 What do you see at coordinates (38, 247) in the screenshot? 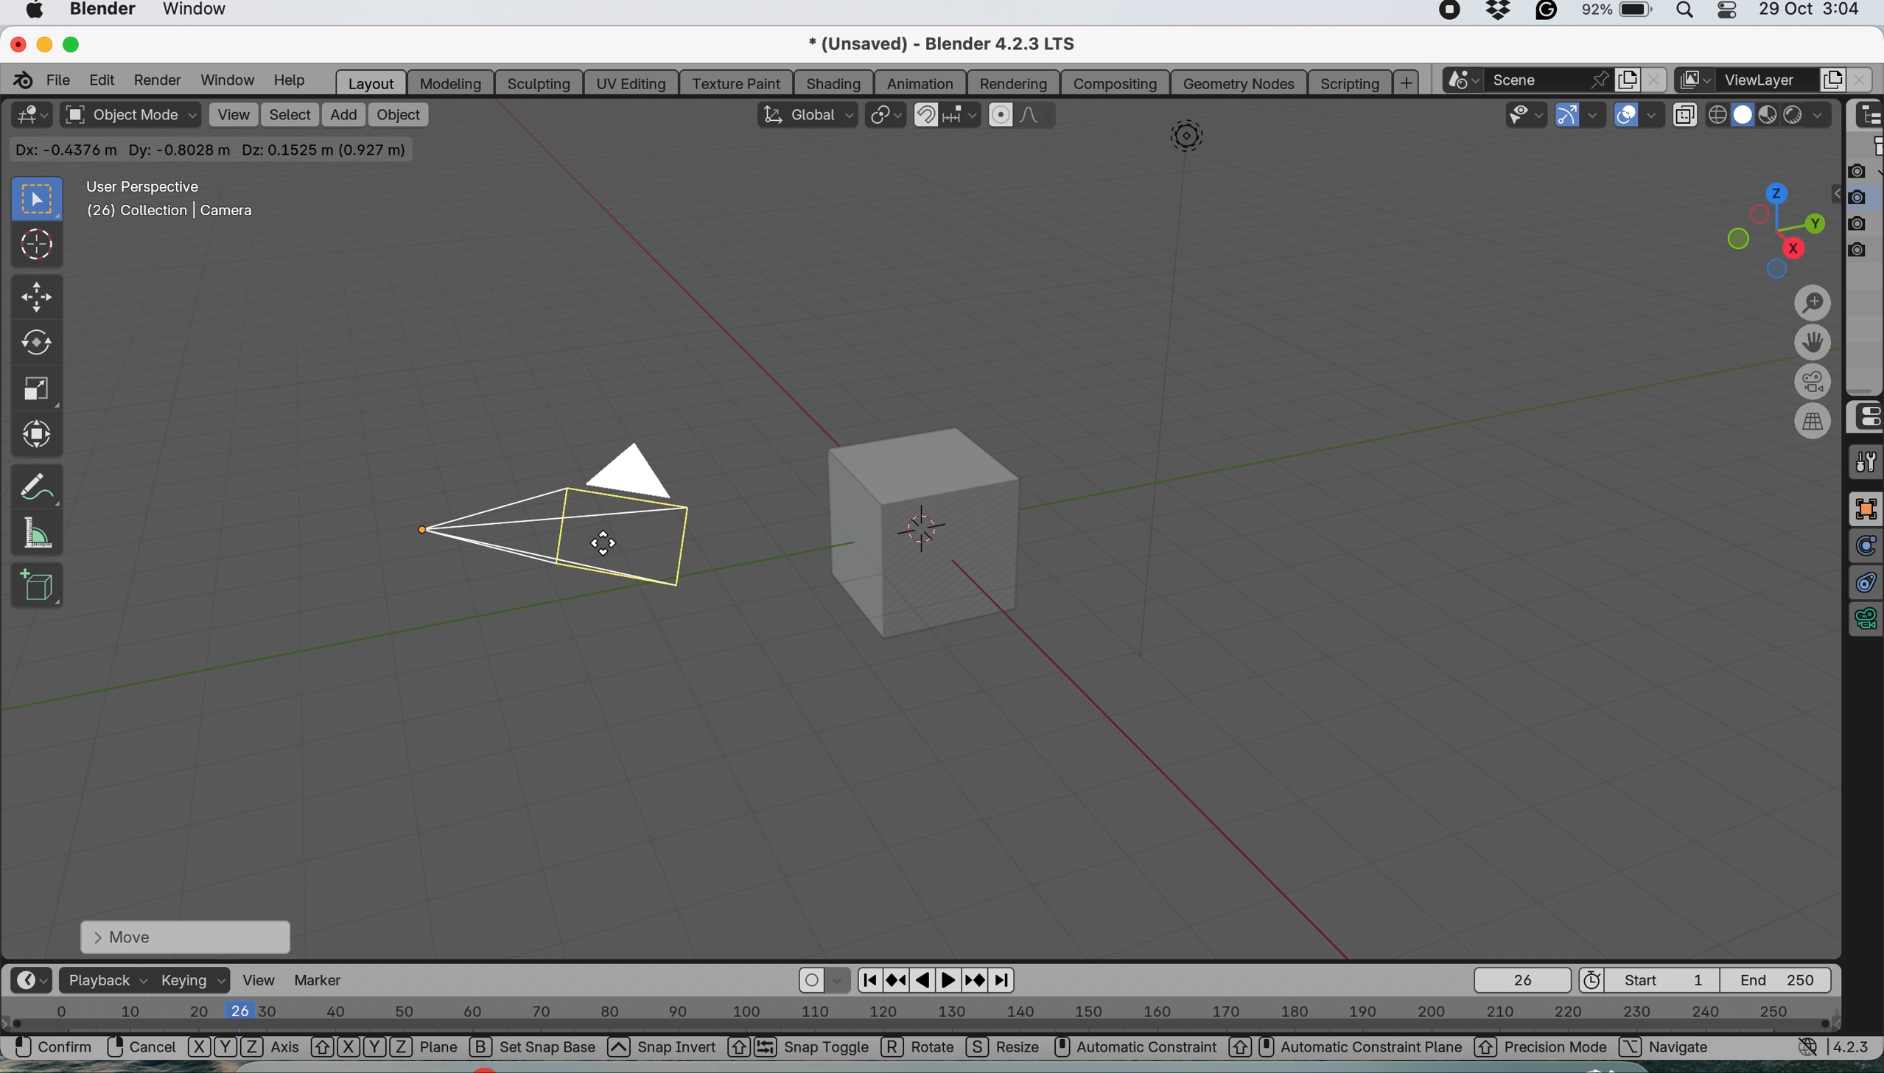
I see `cursor` at bounding box center [38, 247].